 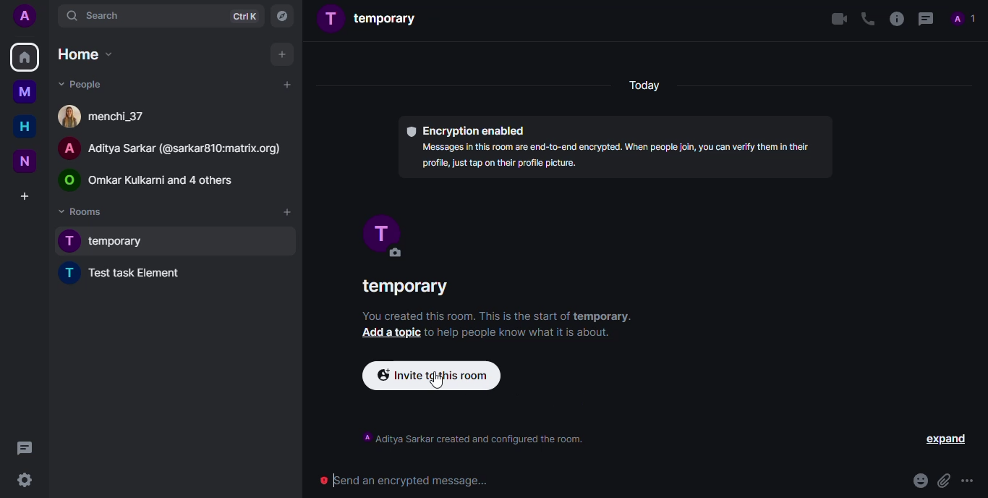 I want to click on invite to this room, so click(x=431, y=376).